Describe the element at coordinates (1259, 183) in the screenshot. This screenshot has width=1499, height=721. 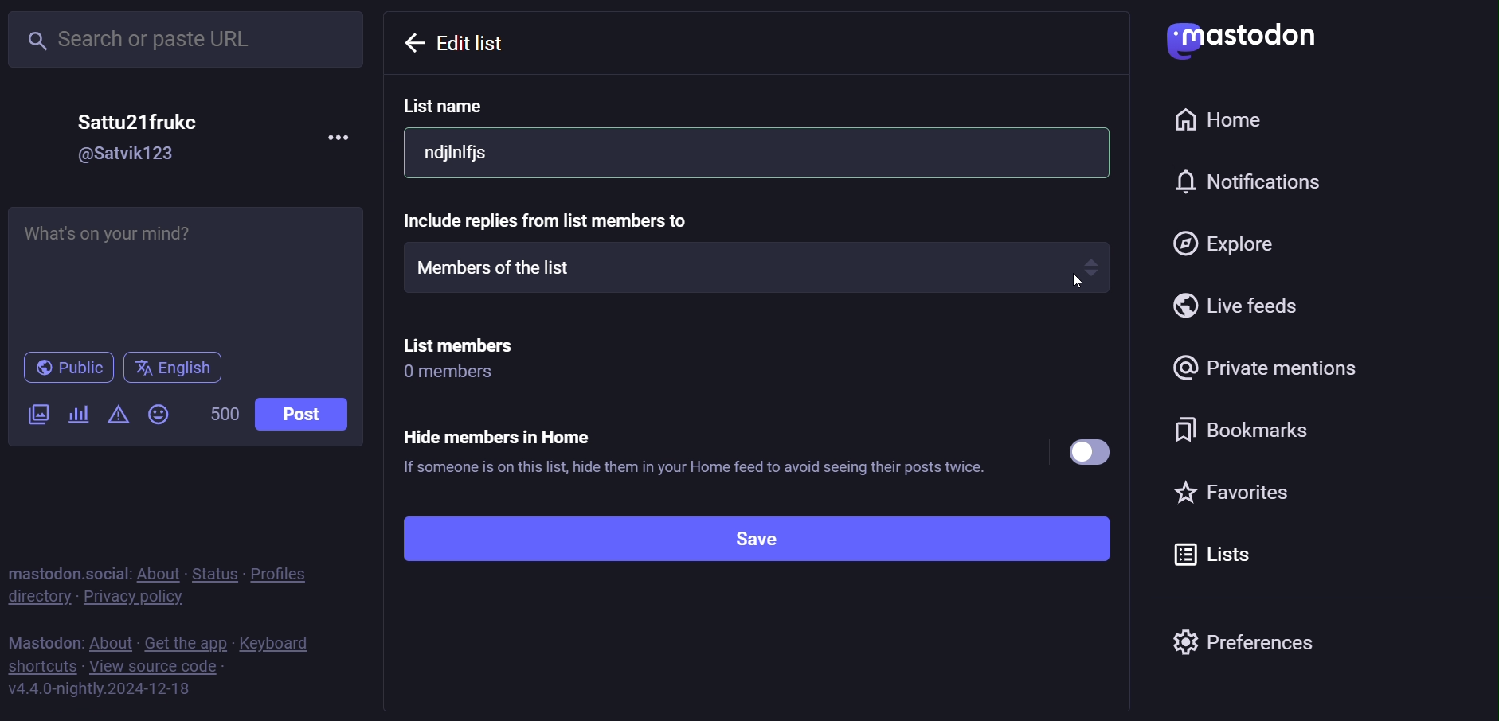
I see `notification` at that location.